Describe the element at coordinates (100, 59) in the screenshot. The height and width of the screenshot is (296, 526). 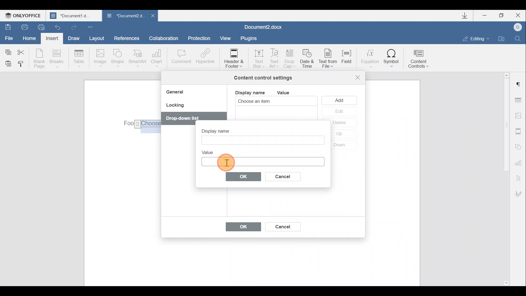
I see `Image` at that location.